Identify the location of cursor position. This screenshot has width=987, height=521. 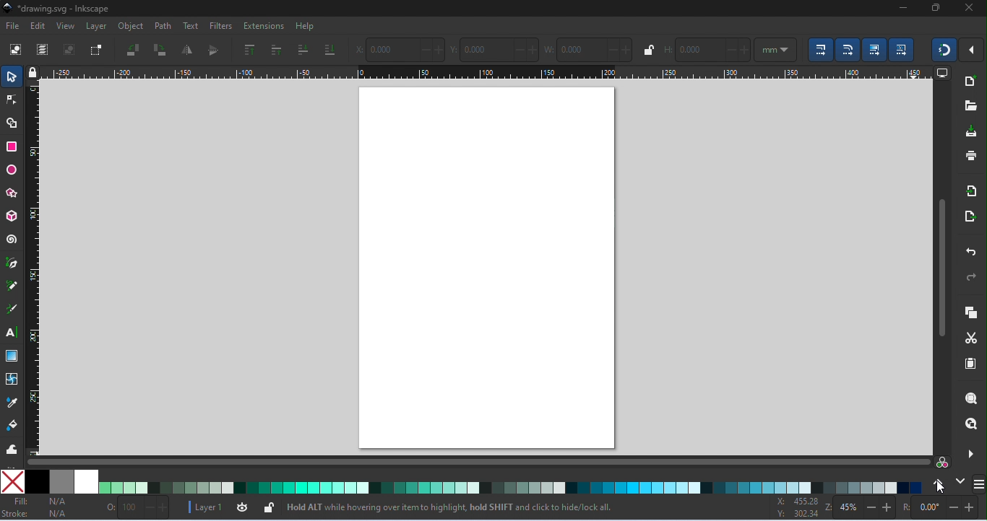
(798, 508).